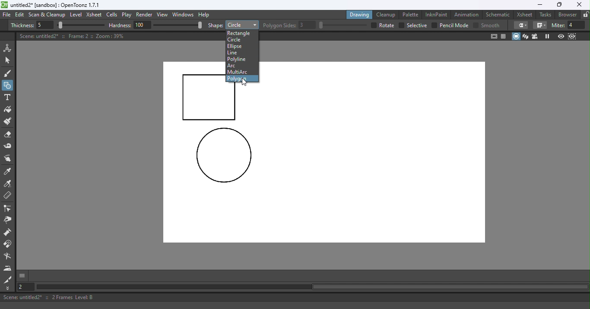 This screenshot has width=590, height=309. Describe the element at coordinates (56, 5) in the screenshot. I see `File name` at that location.